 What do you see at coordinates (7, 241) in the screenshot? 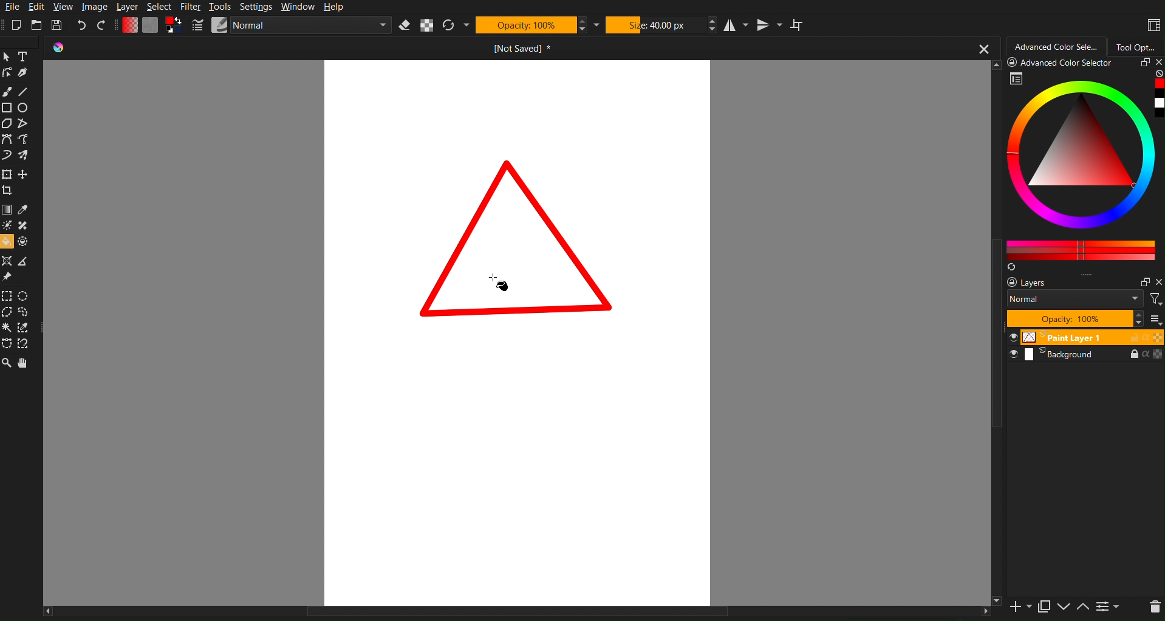
I see `fill a contiguous area of color with a color, or fill a selection` at bounding box center [7, 241].